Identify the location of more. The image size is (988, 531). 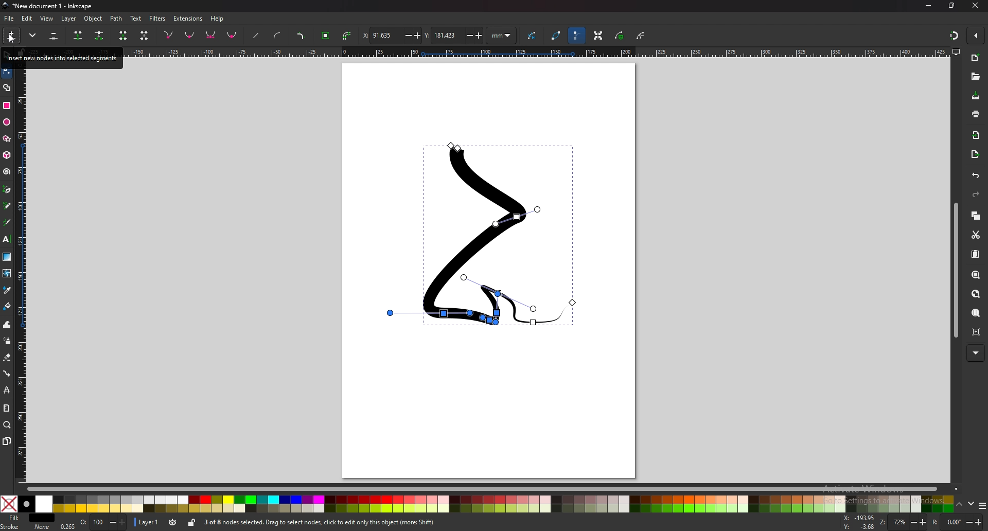
(976, 353).